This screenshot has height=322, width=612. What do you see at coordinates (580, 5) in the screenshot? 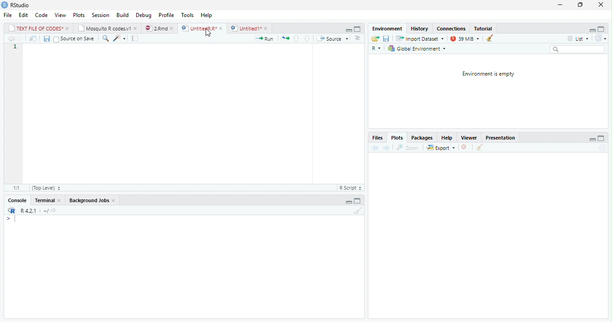
I see `Restore Down` at bounding box center [580, 5].